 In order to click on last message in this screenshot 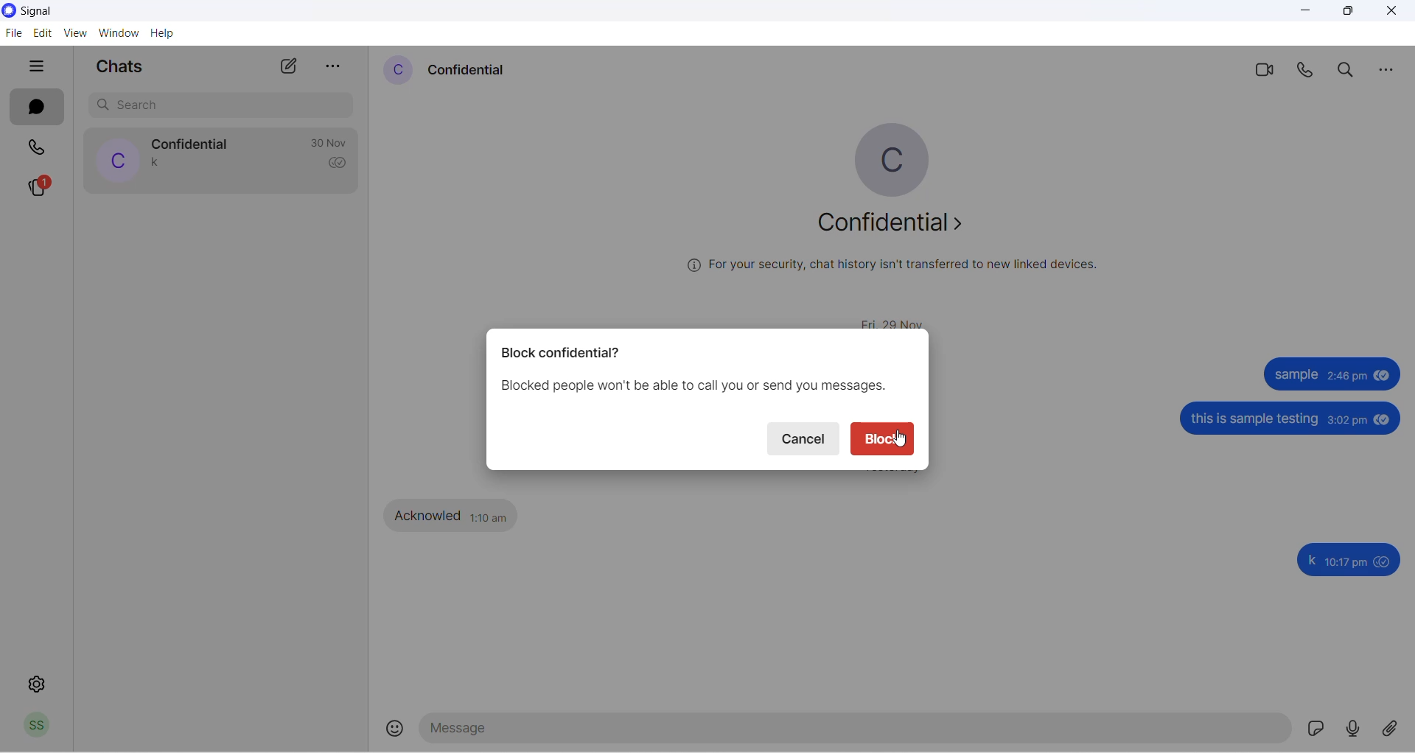, I will do `click(158, 162)`.